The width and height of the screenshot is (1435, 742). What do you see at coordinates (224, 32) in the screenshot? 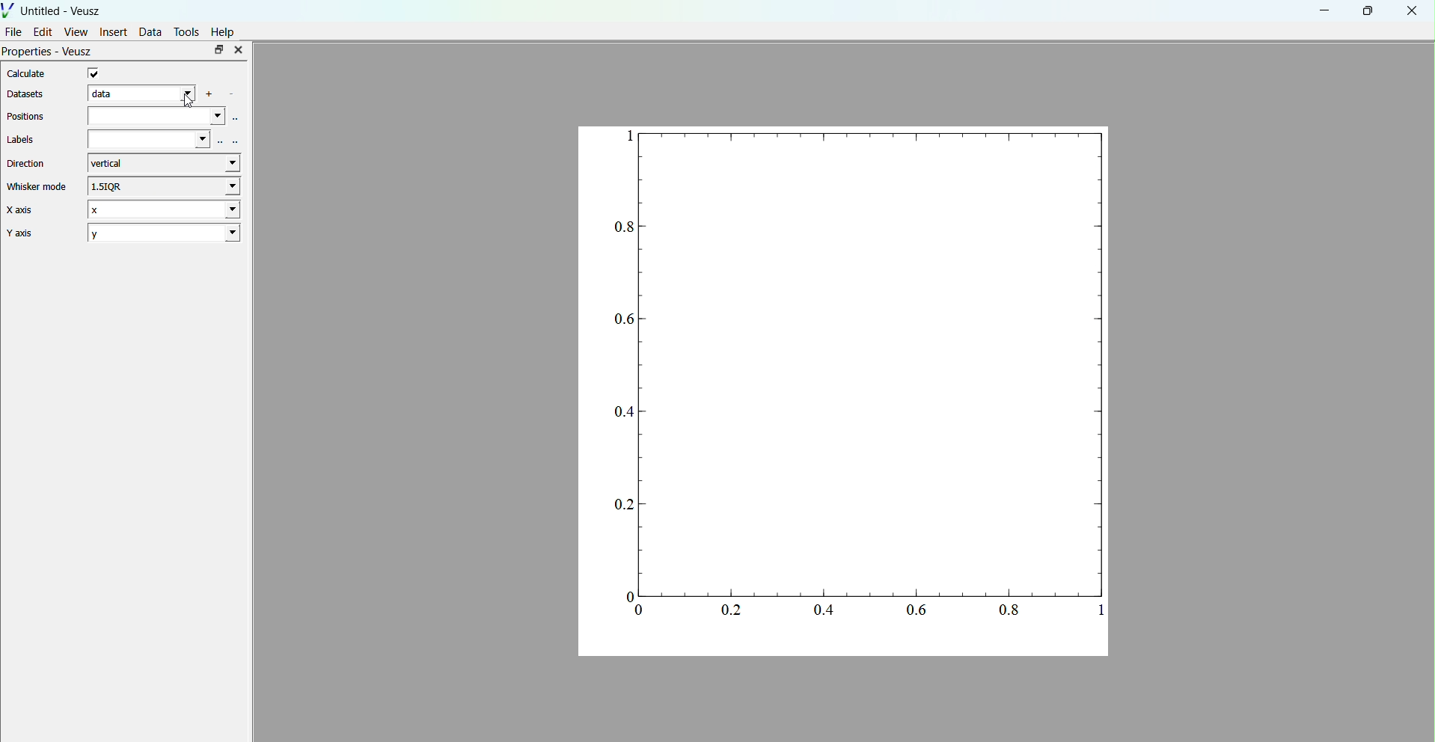
I see `Help` at bounding box center [224, 32].